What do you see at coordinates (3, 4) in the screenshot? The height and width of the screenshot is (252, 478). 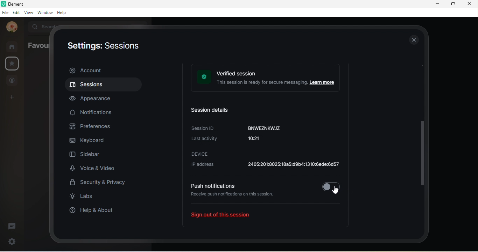 I see `element logo` at bounding box center [3, 4].